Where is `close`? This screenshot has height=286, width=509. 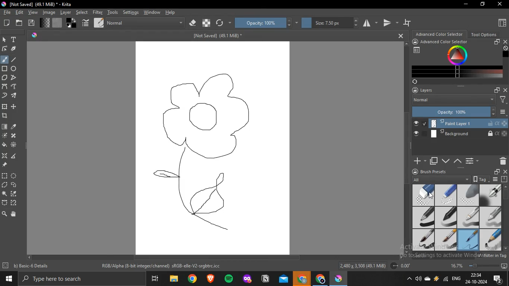 close is located at coordinates (506, 172).